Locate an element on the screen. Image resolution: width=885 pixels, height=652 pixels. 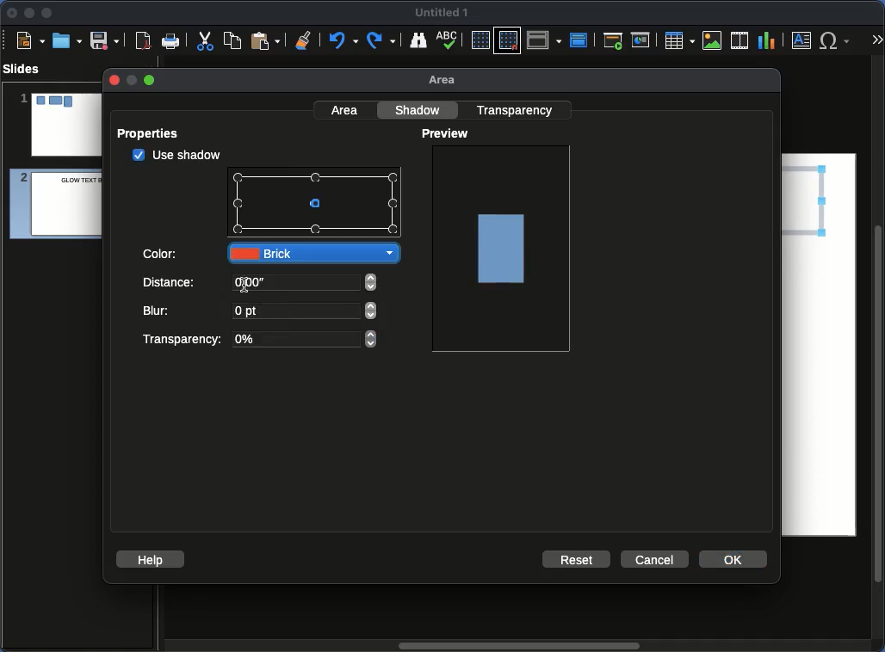
Undo is located at coordinates (342, 40).